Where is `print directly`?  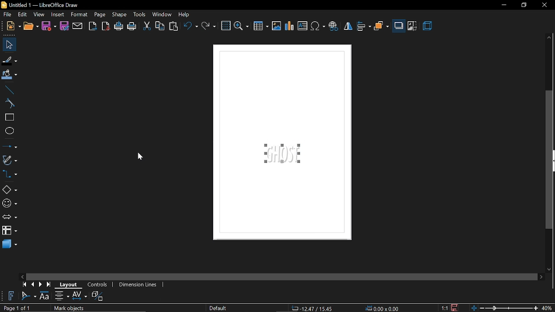 print directly is located at coordinates (118, 26).